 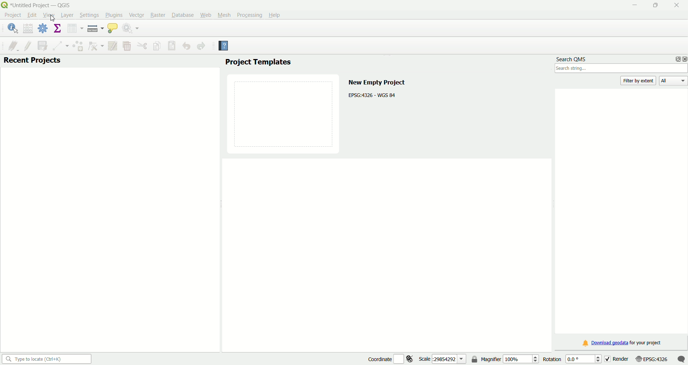 I want to click on help contents, so click(x=224, y=47).